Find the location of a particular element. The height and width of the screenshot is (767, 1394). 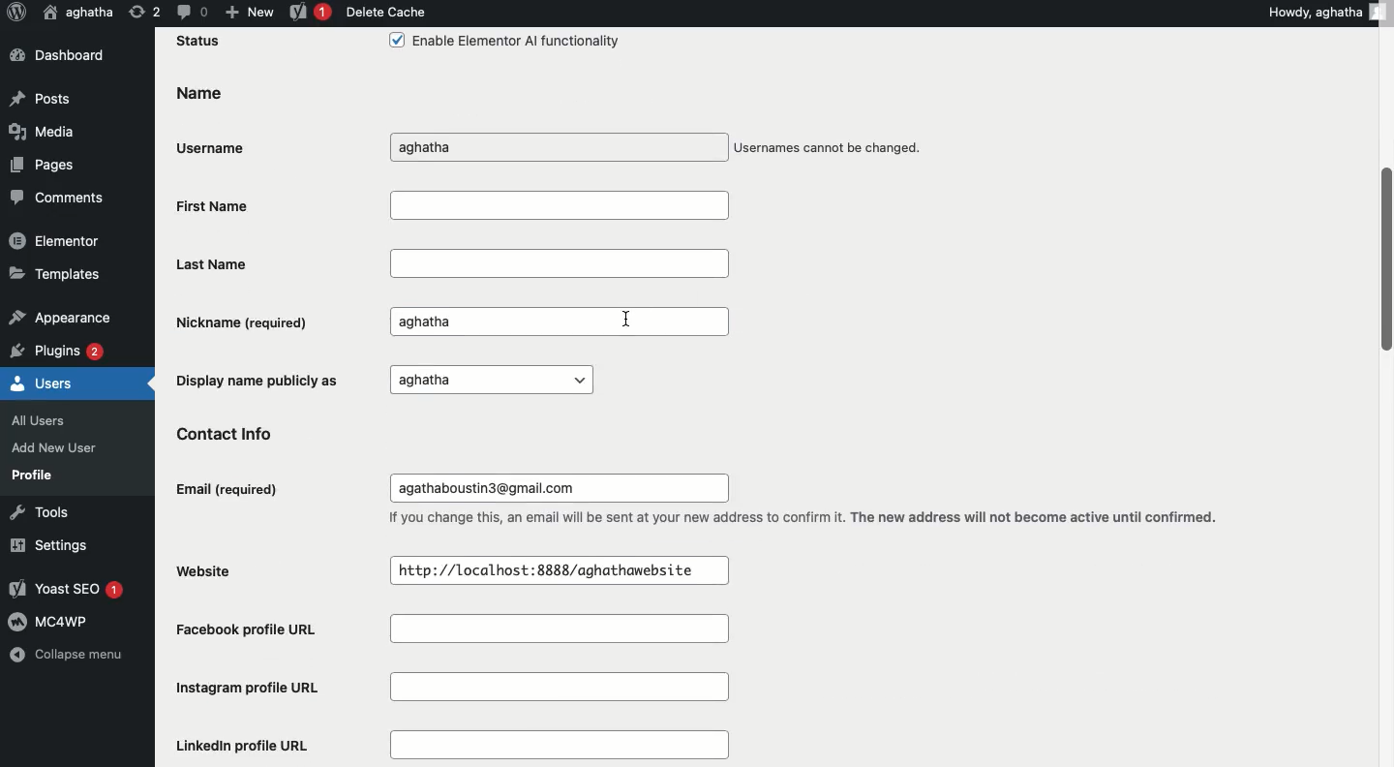

Templates is located at coordinates (56, 272).